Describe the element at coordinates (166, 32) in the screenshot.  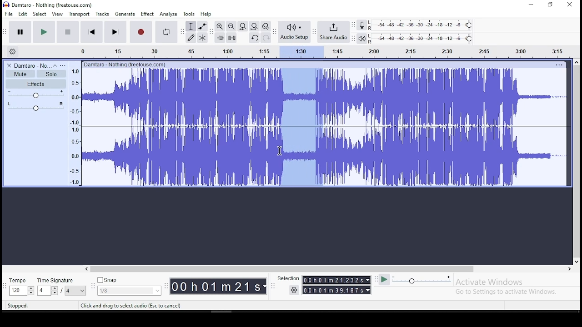
I see `enable looping` at that location.